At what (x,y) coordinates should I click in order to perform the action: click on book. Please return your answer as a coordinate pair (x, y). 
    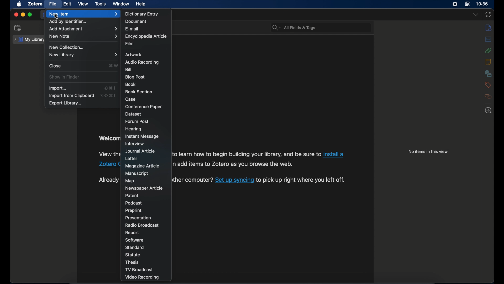
    Looking at the image, I should click on (131, 84).